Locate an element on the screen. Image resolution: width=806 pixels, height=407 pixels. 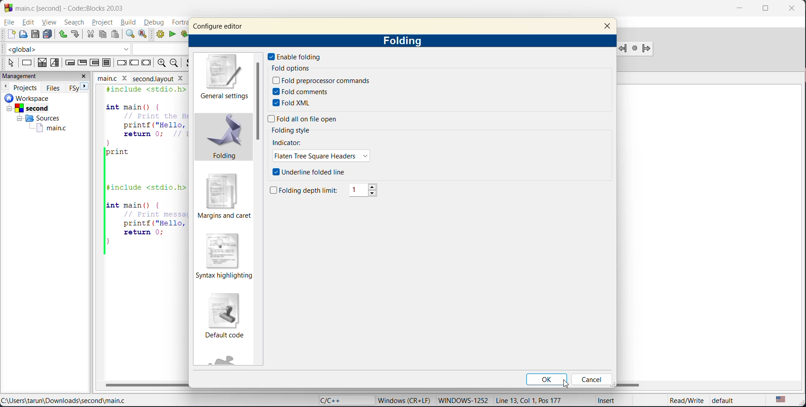
cursor is located at coordinates (568, 385).